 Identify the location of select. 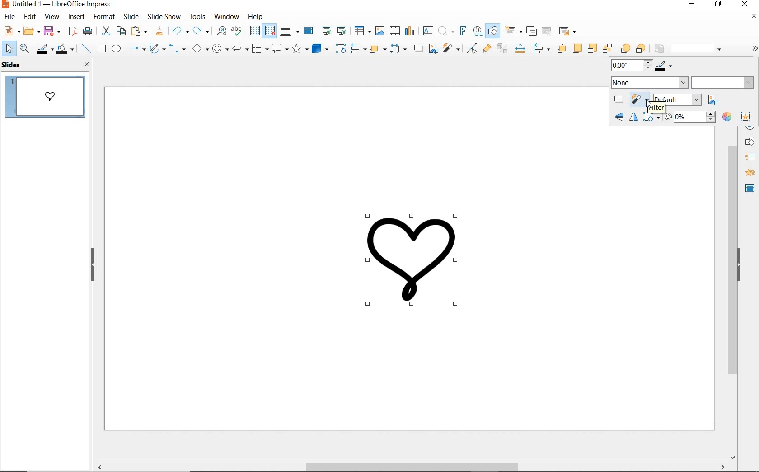
(9, 49).